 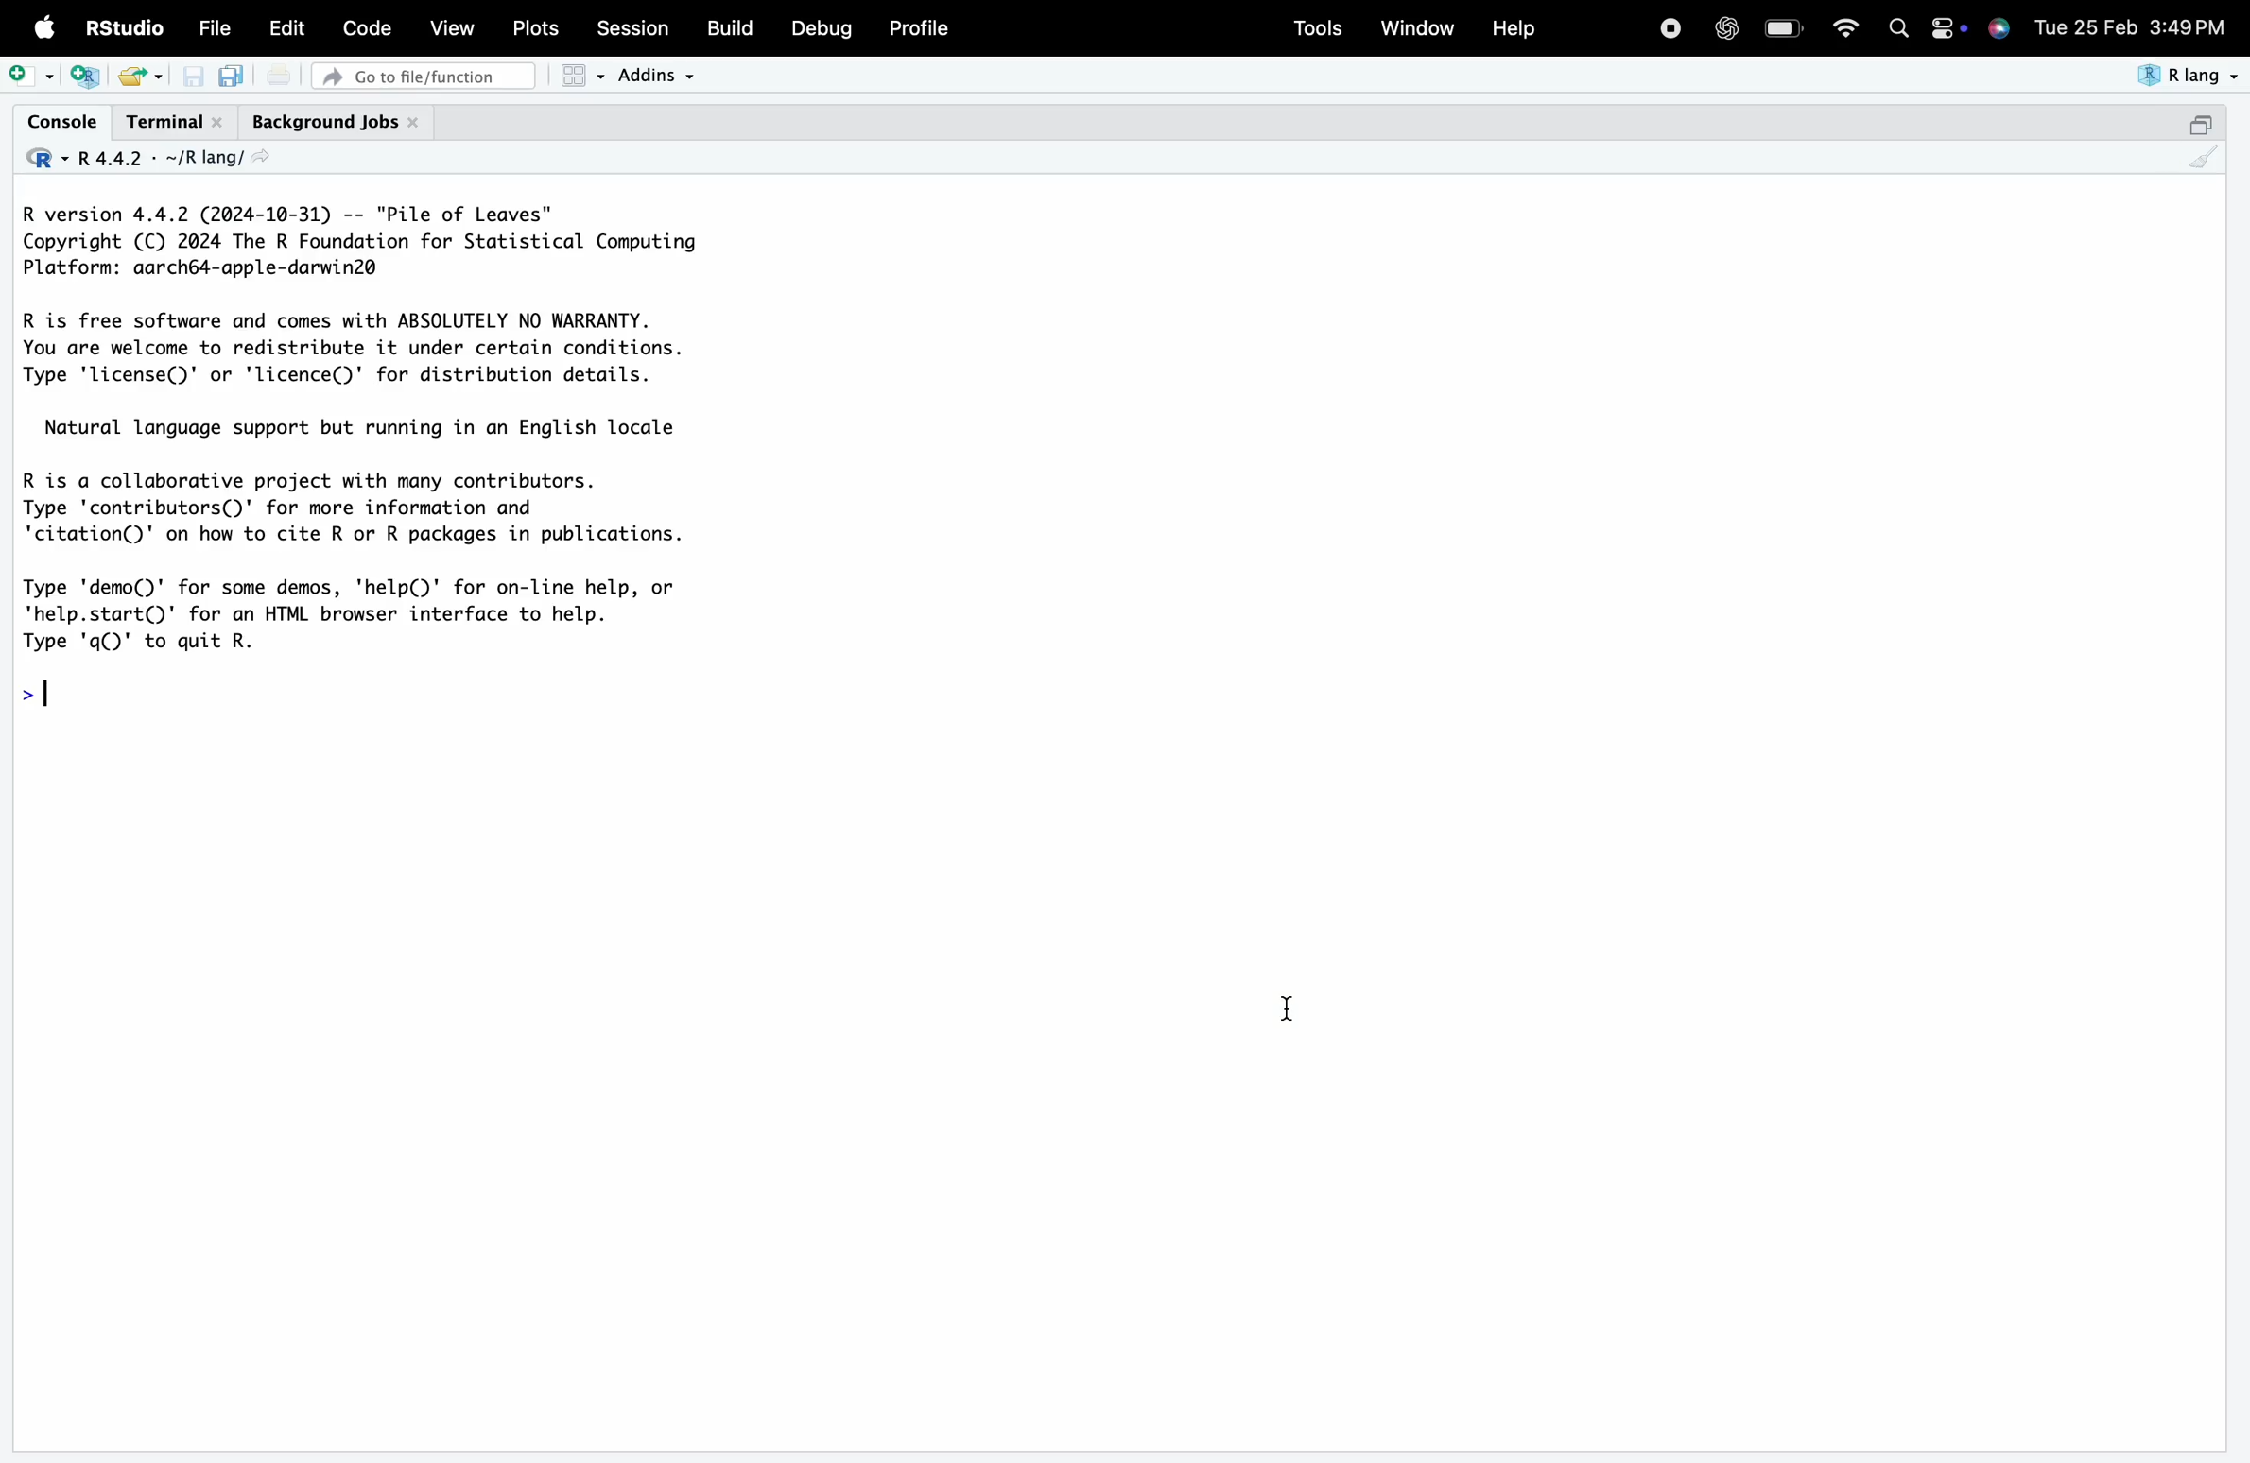 What do you see at coordinates (366, 27) in the screenshot?
I see `Code` at bounding box center [366, 27].